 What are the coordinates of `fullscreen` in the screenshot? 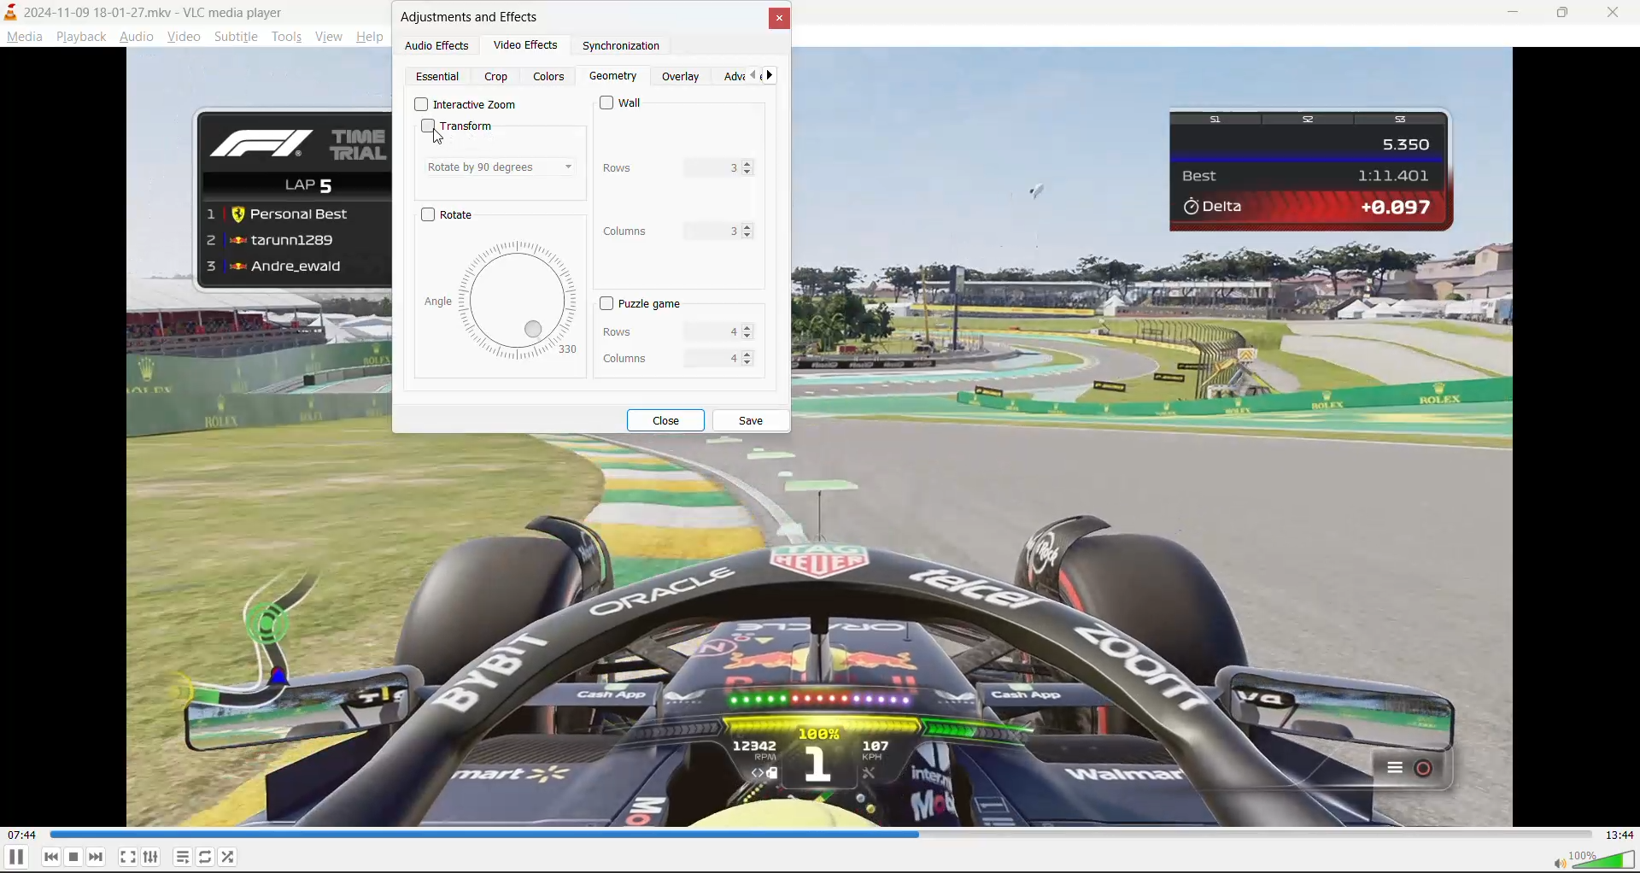 It's located at (127, 853).